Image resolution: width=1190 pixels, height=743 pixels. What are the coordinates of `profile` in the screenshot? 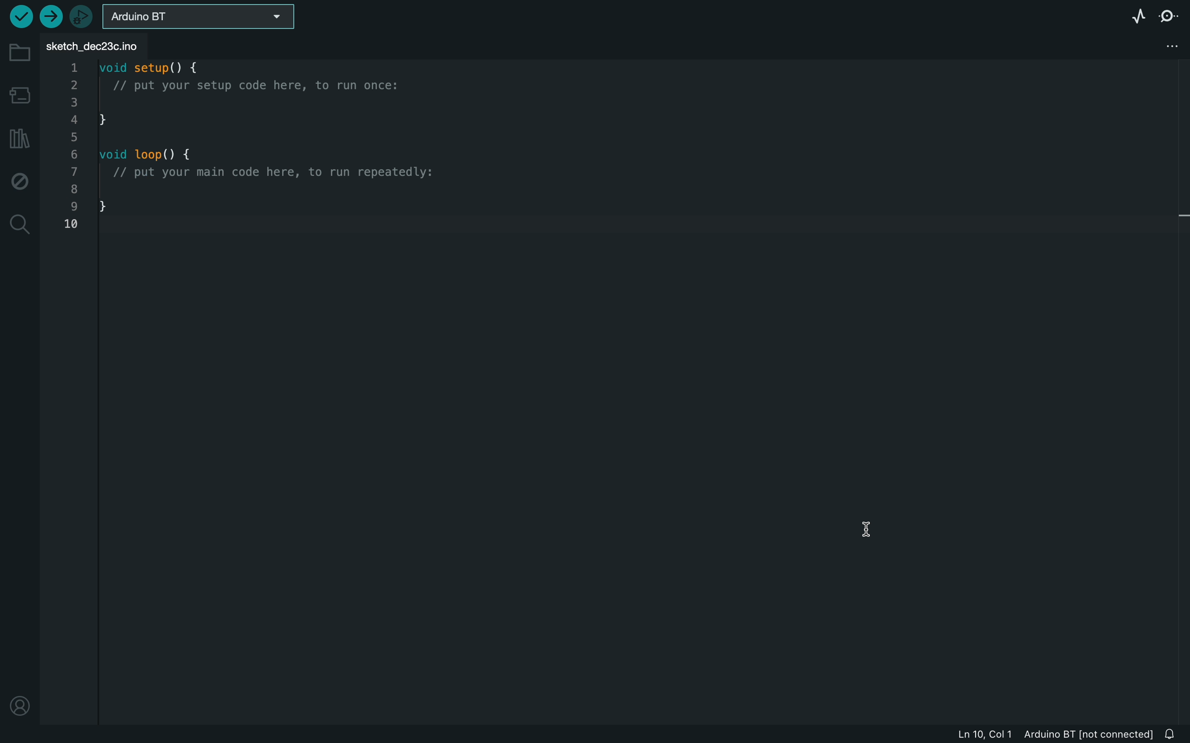 It's located at (19, 709).